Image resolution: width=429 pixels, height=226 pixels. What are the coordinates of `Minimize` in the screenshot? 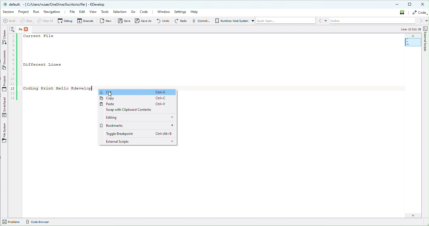 It's located at (398, 5).